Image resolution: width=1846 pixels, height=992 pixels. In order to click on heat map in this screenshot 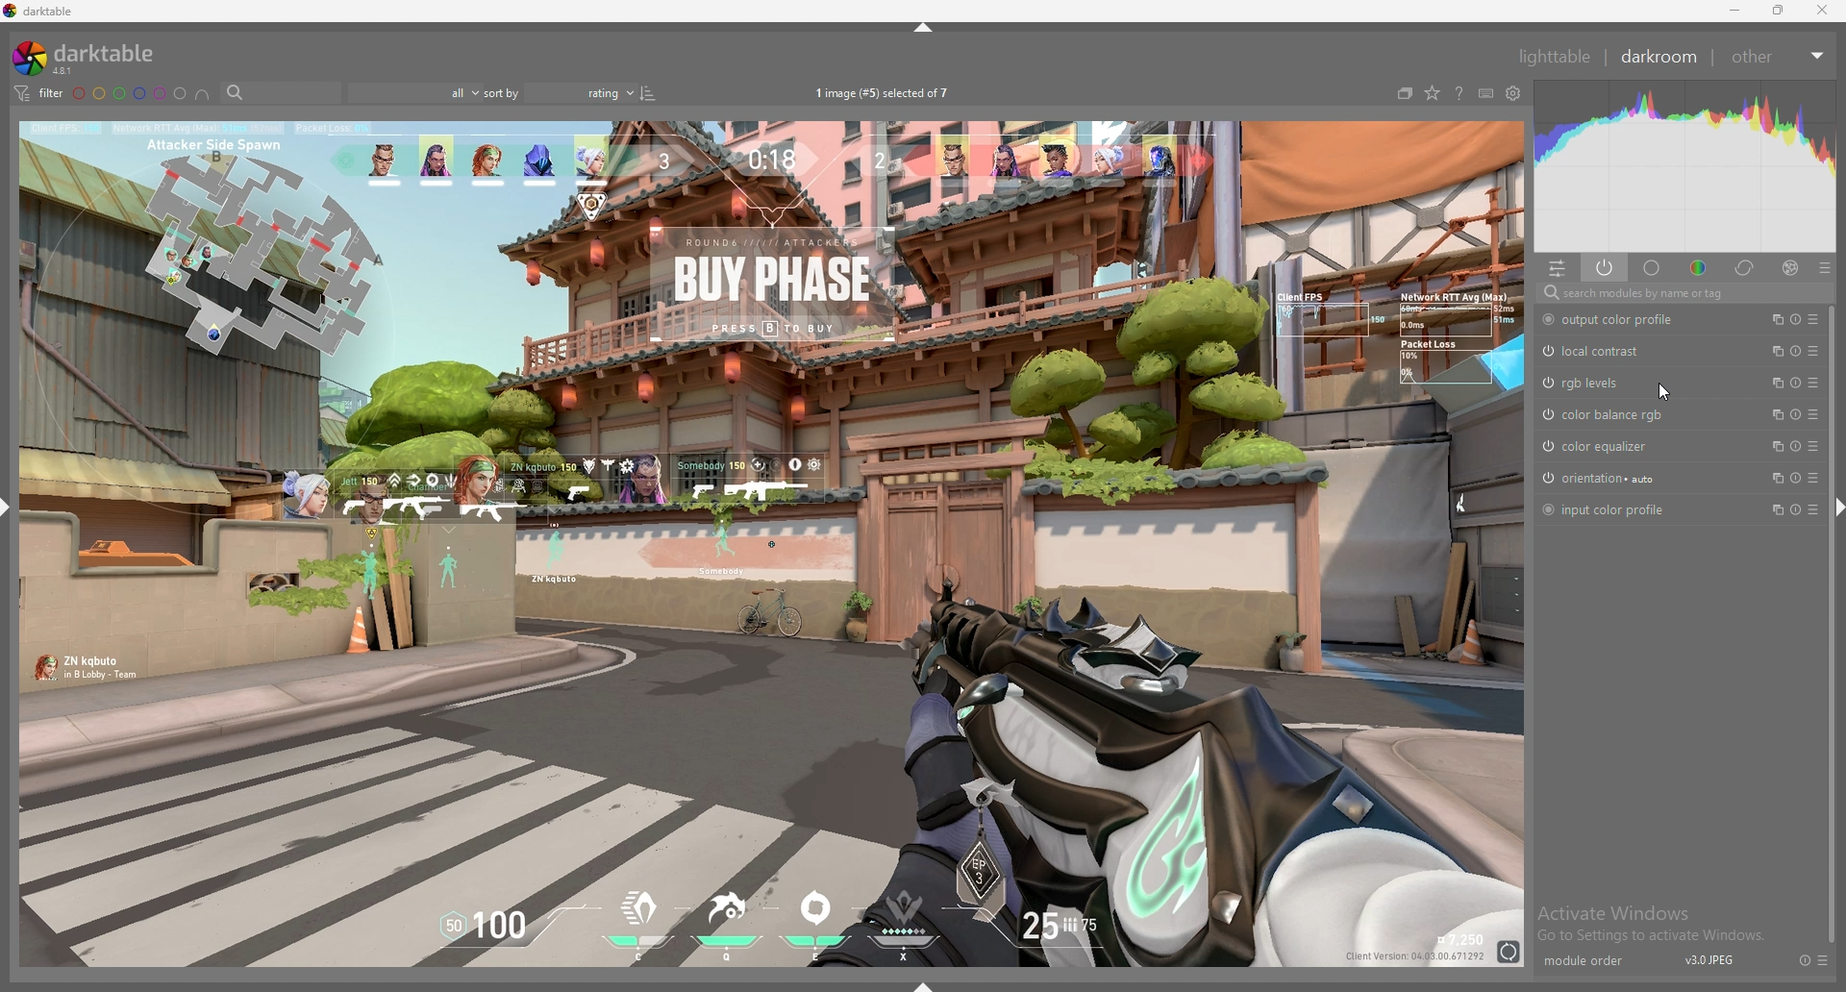, I will do `click(1684, 165)`.